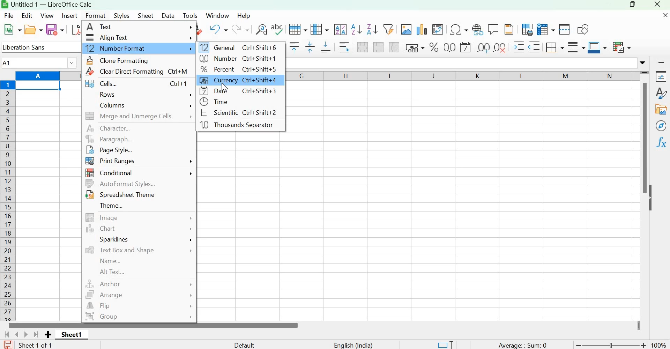 The image size is (670, 349). What do you see at coordinates (114, 261) in the screenshot?
I see `Name` at bounding box center [114, 261].